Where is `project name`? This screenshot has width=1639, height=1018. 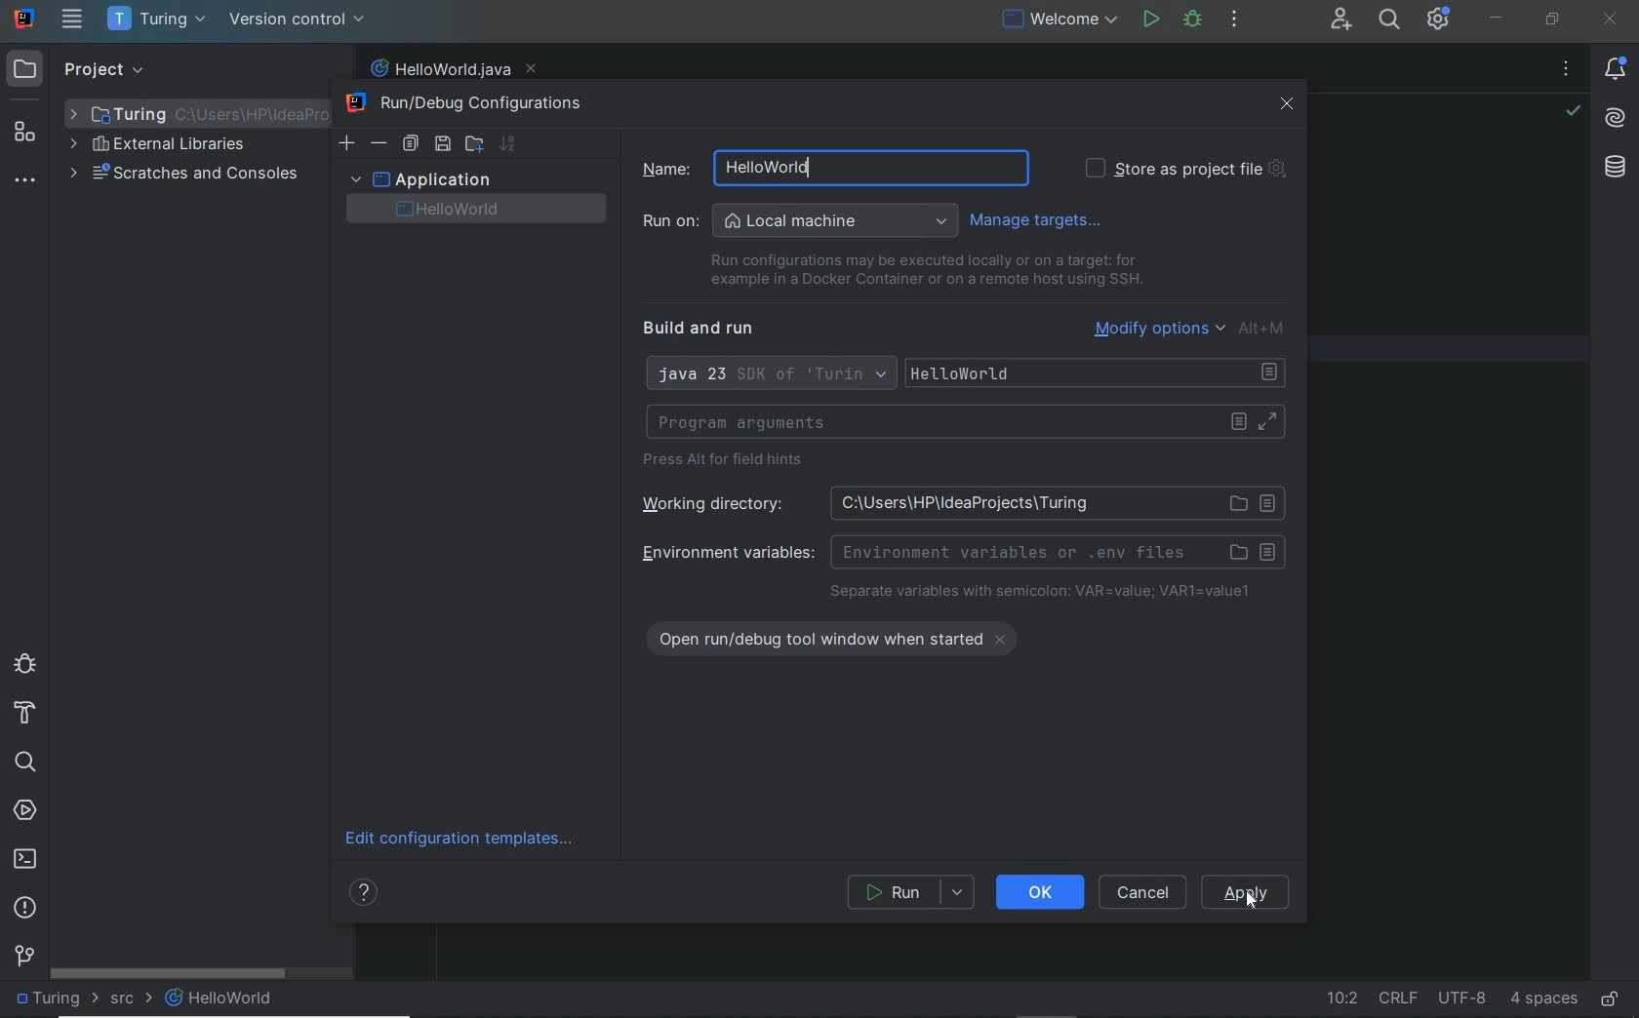
project name is located at coordinates (159, 20).